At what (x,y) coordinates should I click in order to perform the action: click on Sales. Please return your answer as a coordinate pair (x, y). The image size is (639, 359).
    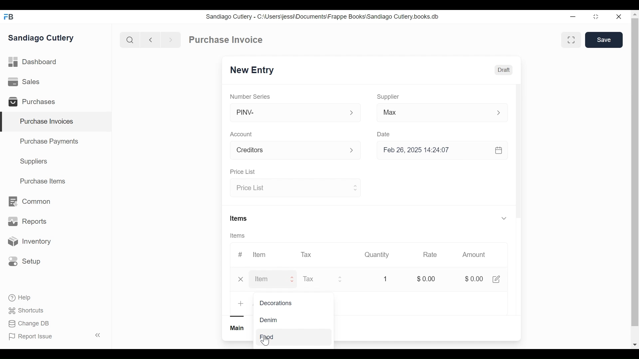
    Looking at the image, I should click on (25, 82).